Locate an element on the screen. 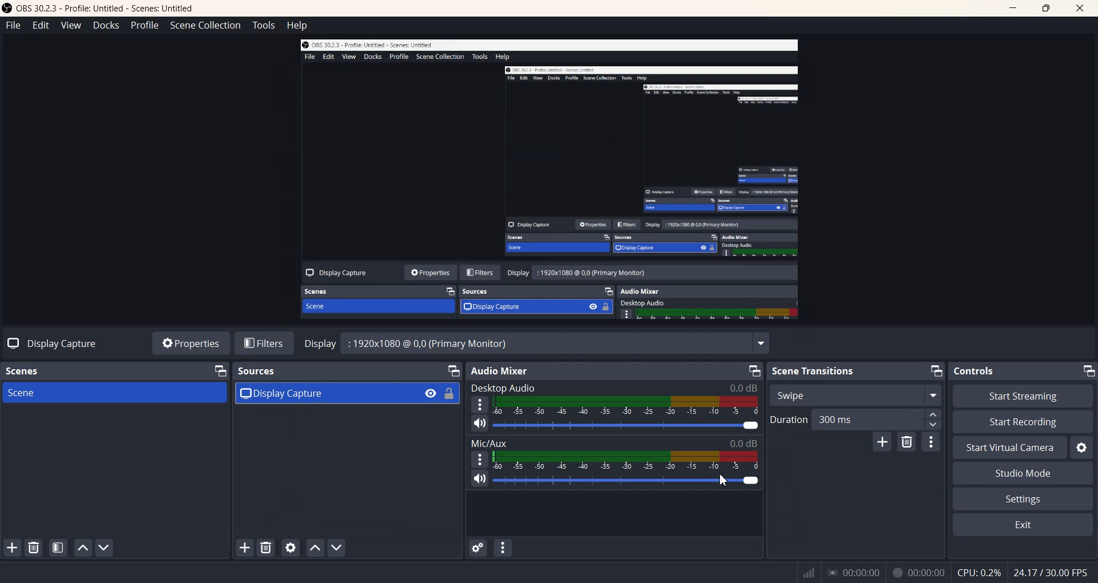 The width and height of the screenshot is (1098, 583). Display is located at coordinates (320, 344).